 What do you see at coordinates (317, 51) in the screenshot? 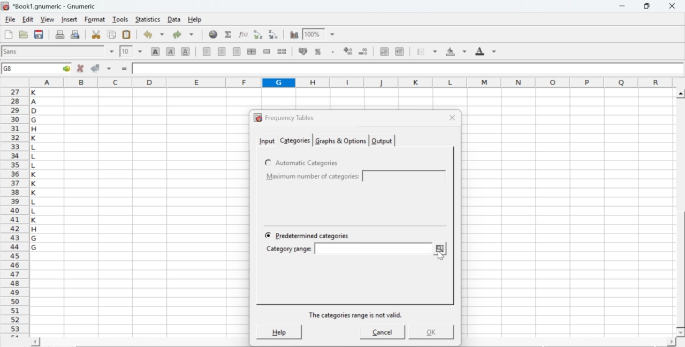
I see `format selection as percentage` at bounding box center [317, 51].